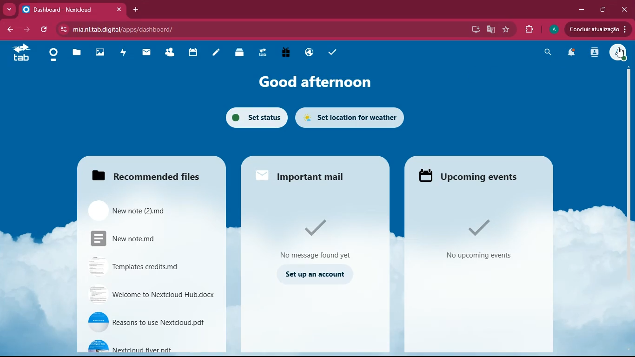  I want to click on gift, so click(284, 53).